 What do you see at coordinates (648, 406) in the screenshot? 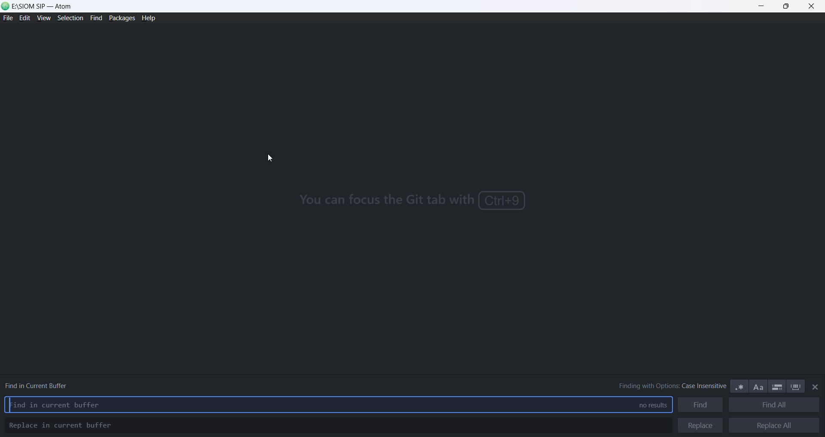
I see `results` at bounding box center [648, 406].